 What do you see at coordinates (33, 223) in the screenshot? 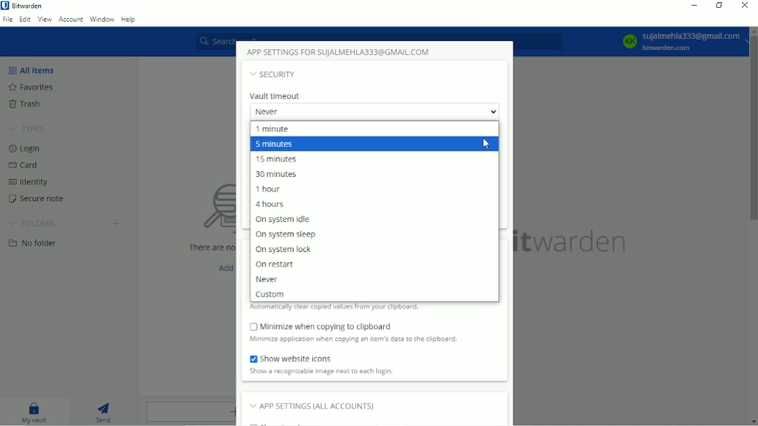
I see `Folders` at bounding box center [33, 223].